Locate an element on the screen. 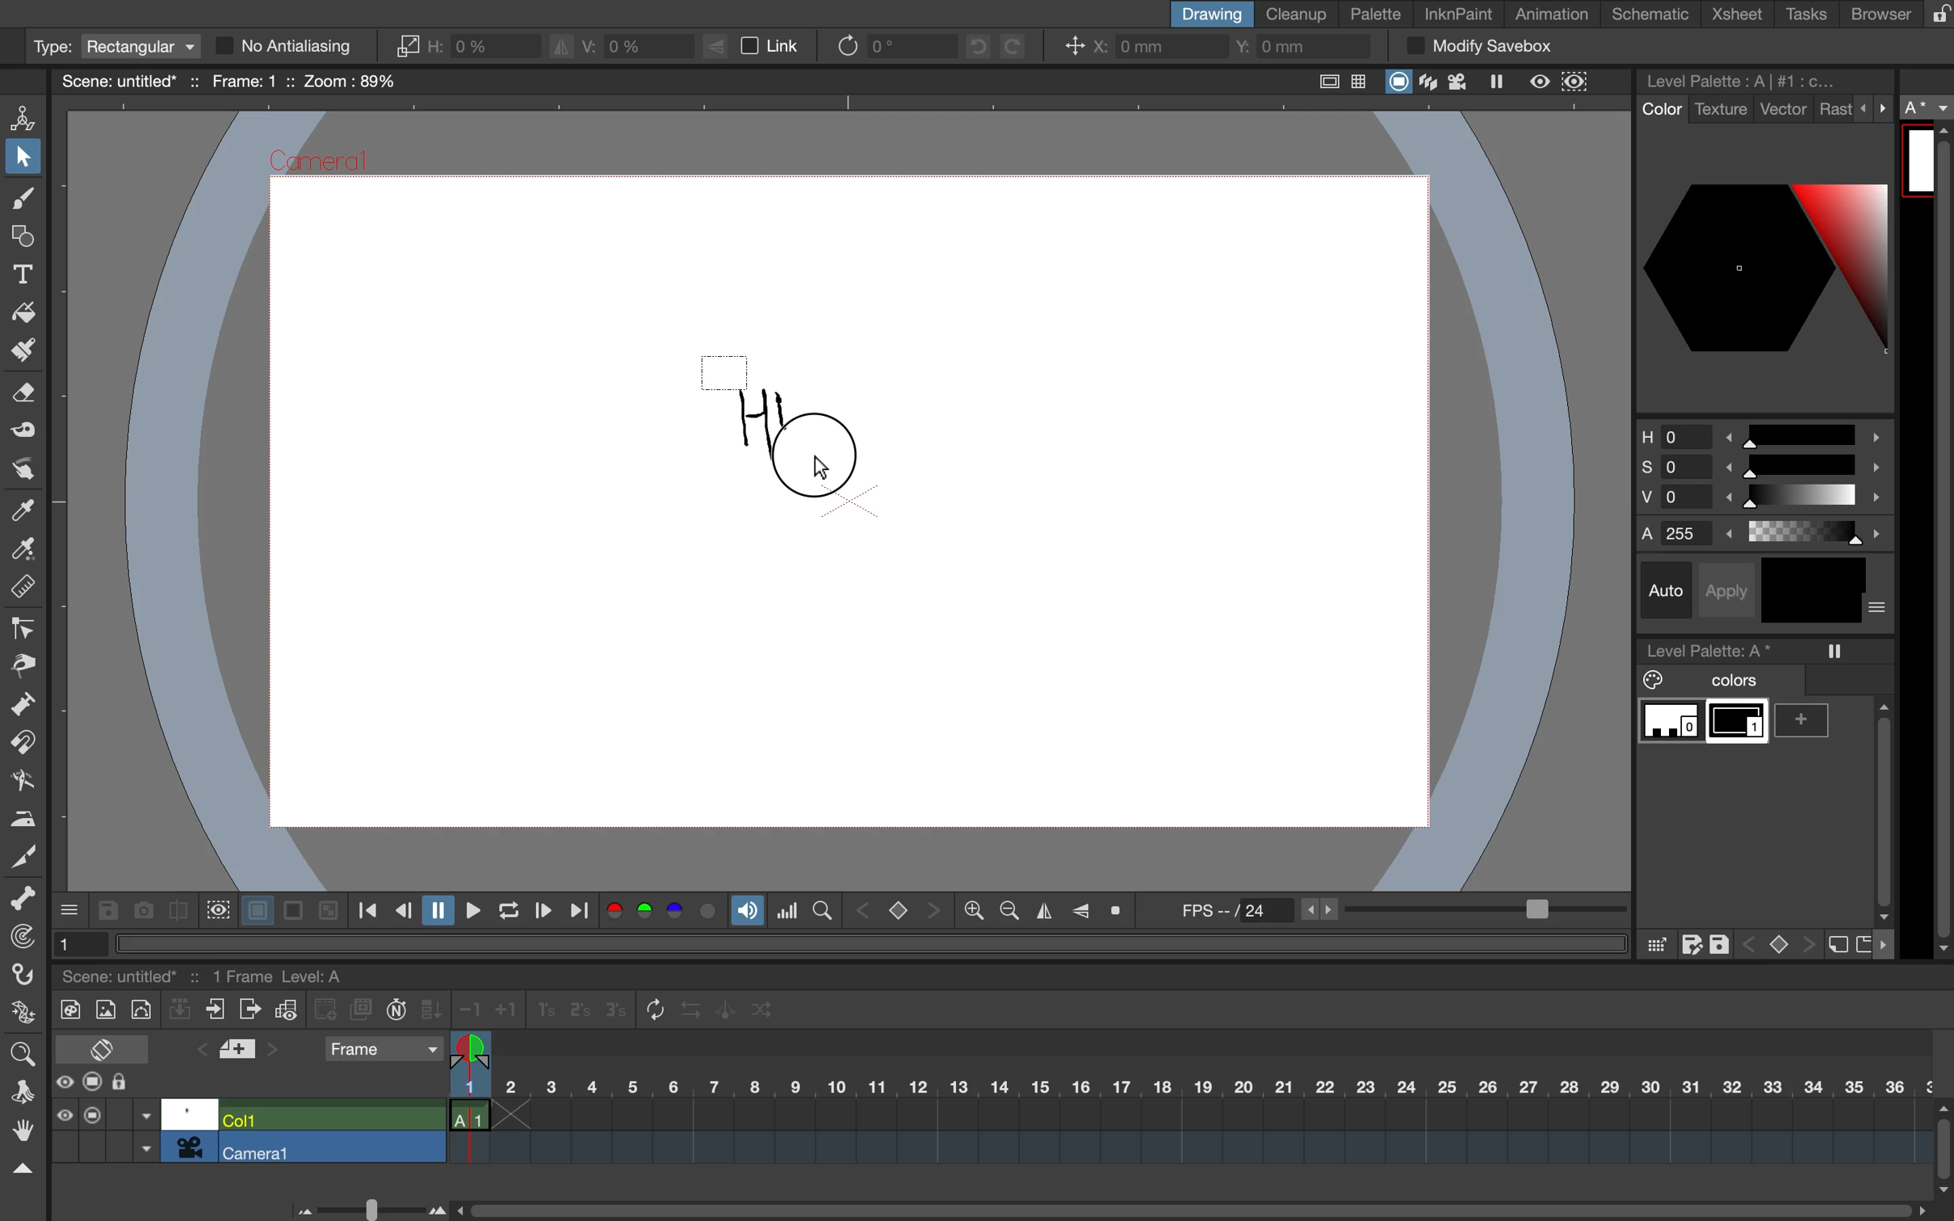  next frame is located at coordinates (542, 913).